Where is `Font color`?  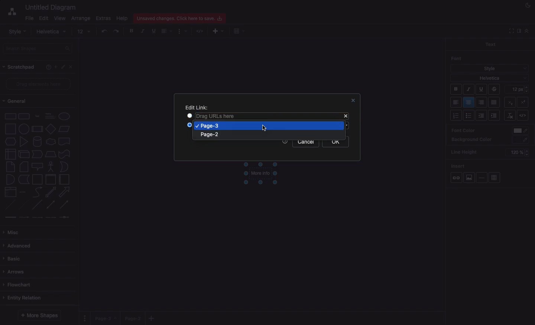
Font color is located at coordinates (463, 130).